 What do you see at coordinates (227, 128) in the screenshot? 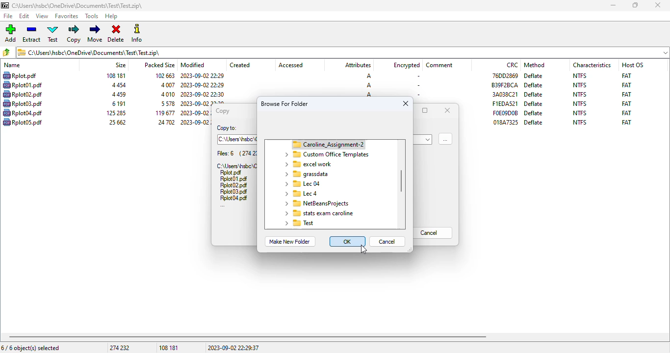
I see `copy to: ` at bounding box center [227, 128].